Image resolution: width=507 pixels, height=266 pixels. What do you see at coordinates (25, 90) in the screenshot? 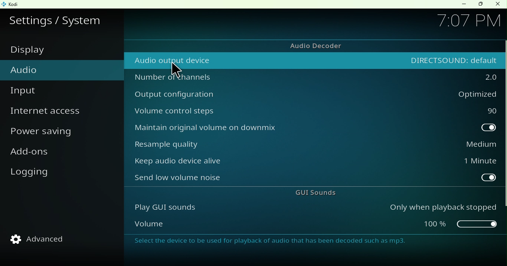
I see `Input` at bounding box center [25, 90].